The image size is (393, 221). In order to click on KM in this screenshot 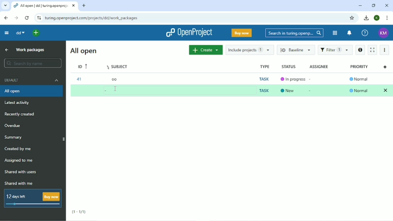, I will do `click(383, 33)`.